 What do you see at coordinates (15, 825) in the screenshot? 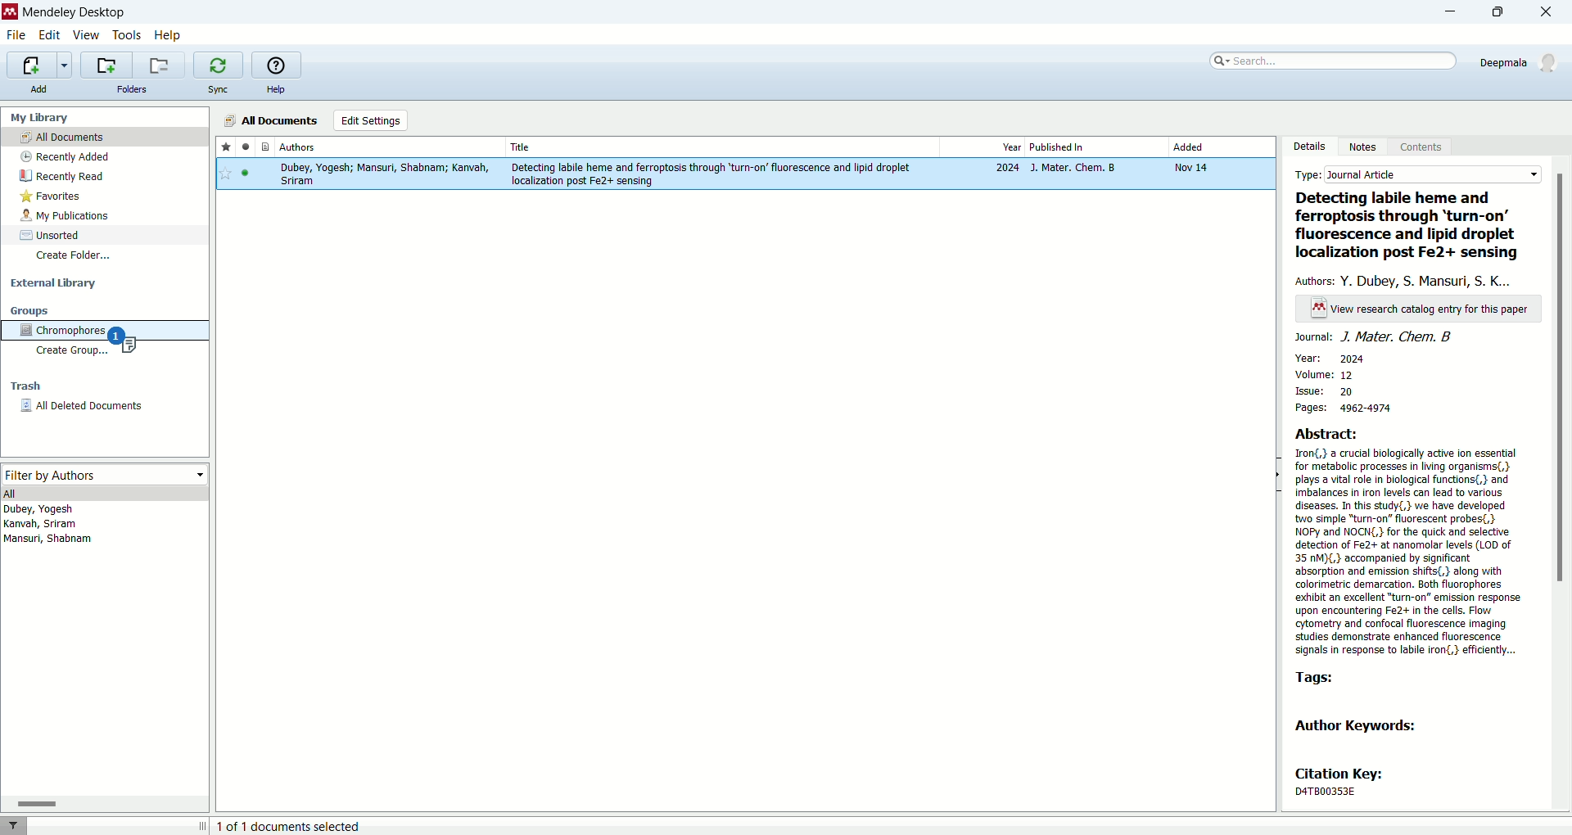
I see `filter` at bounding box center [15, 825].